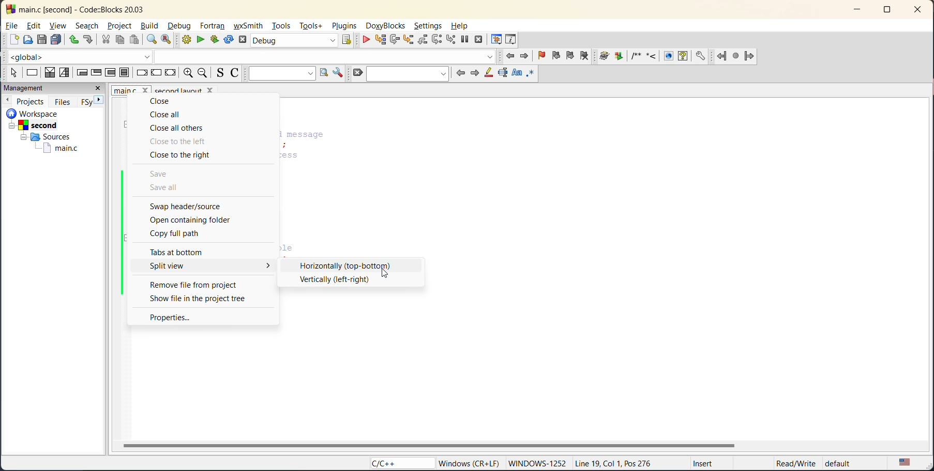 The image size is (934, 471). What do you see at coordinates (617, 464) in the screenshot?
I see `Line 19, Col 1, Pos 276` at bounding box center [617, 464].